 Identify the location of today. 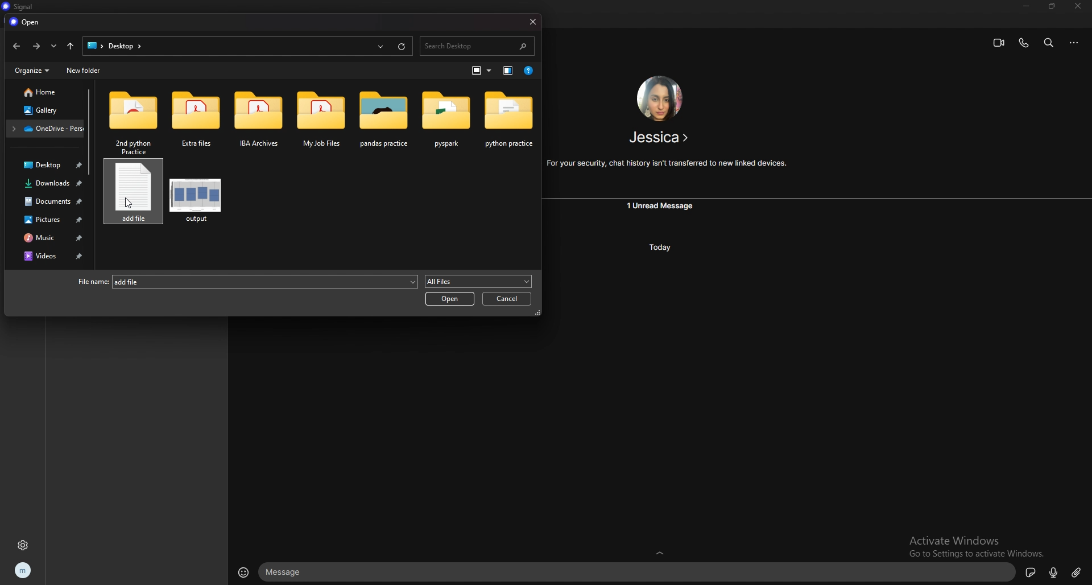
(658, 247).